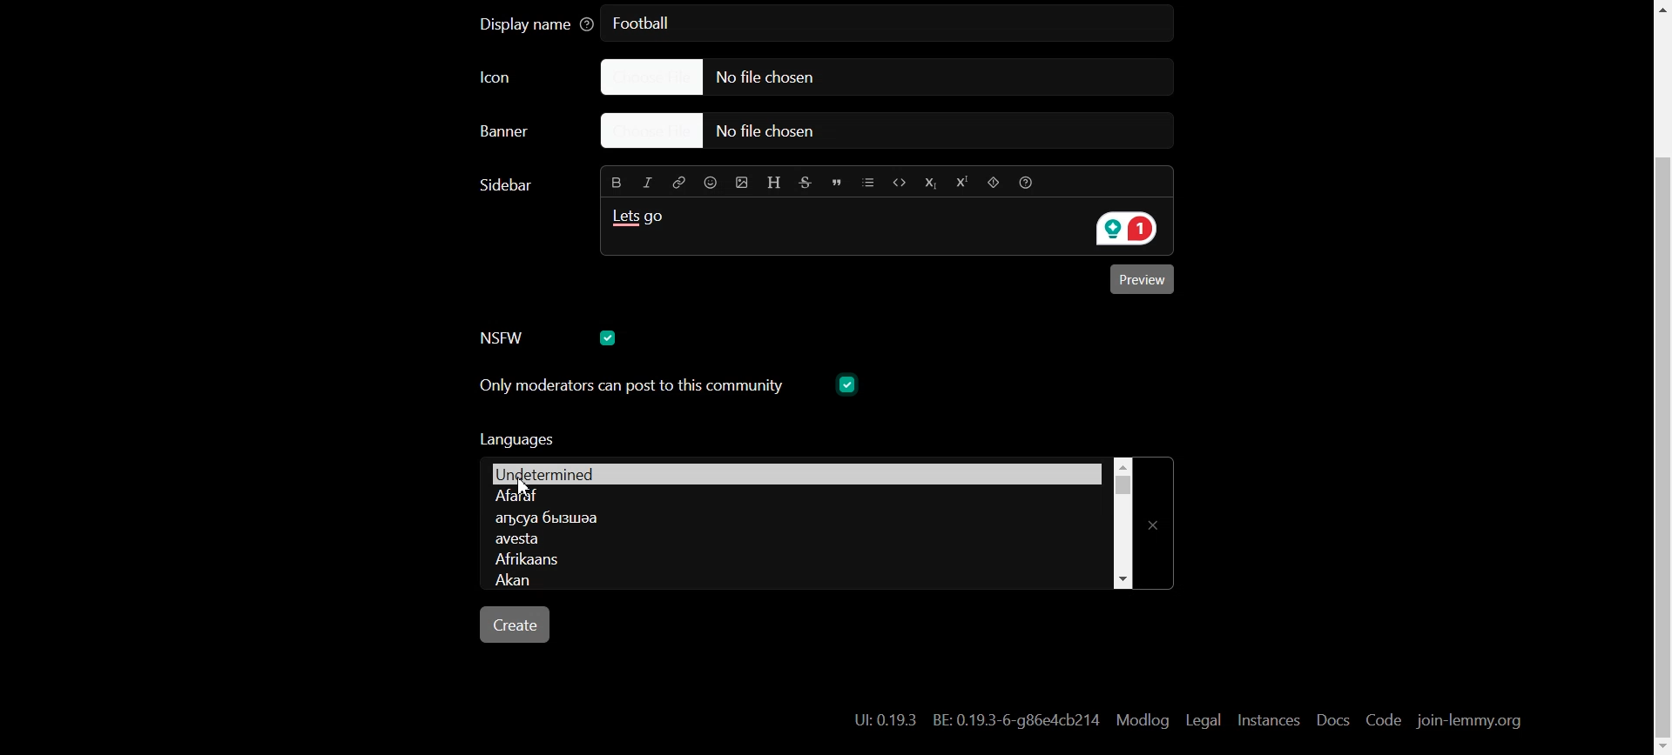  What do you see at coordinates (869, 181) in the screenshot?
I see `List` at bounding box center [869, 181].